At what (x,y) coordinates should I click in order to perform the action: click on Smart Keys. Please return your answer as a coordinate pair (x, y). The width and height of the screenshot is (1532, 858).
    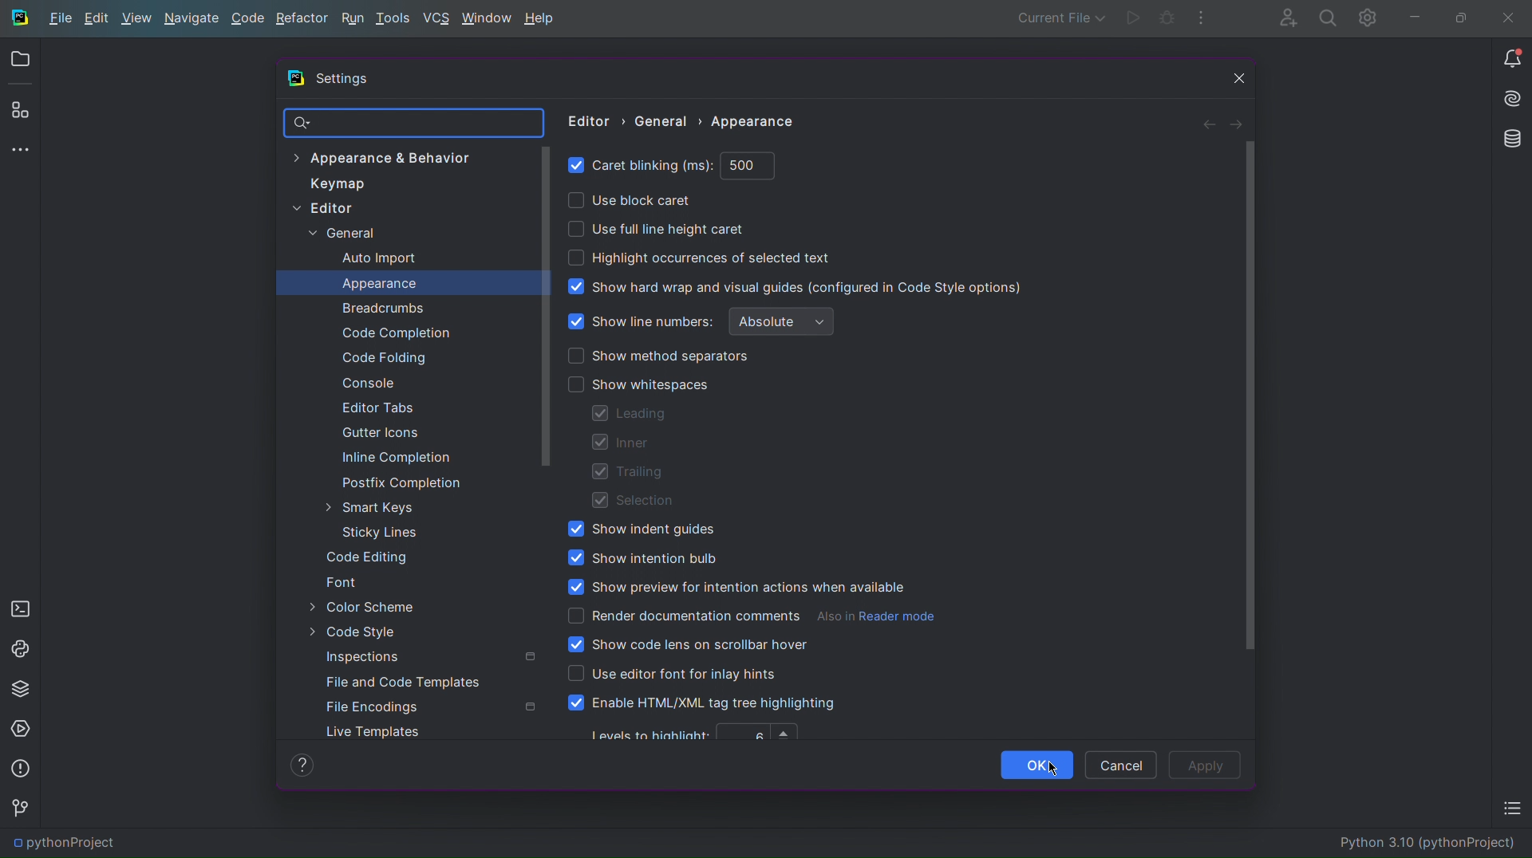
    Looking at the image, I should click on (373, 507).